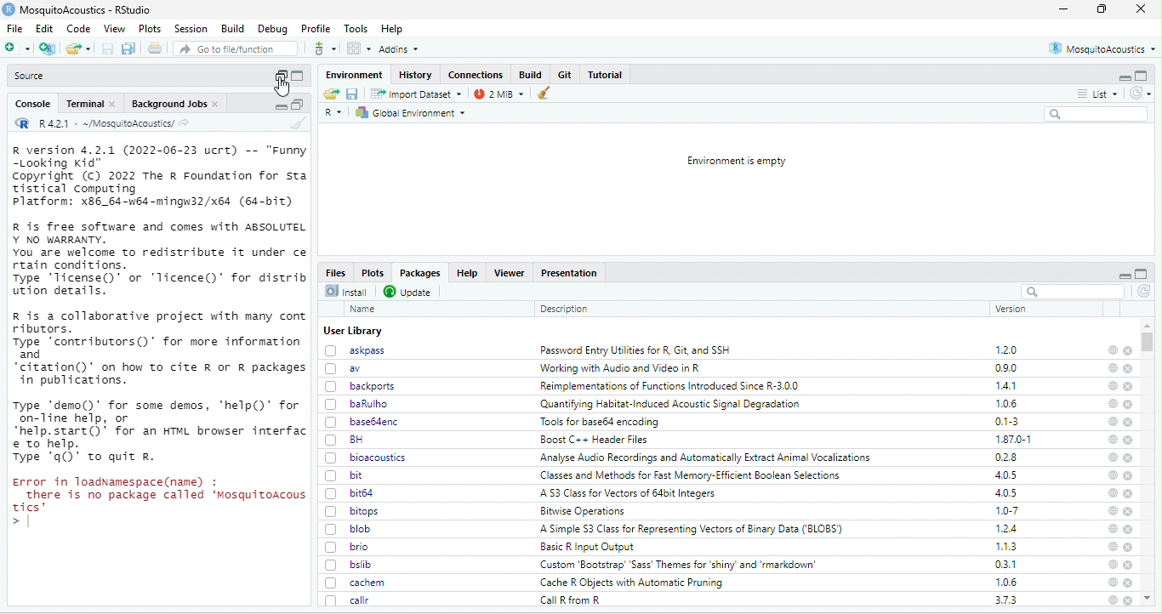 The height and width of the screenshot is (614, 1162). I want to click on BH, so click(347, 439).